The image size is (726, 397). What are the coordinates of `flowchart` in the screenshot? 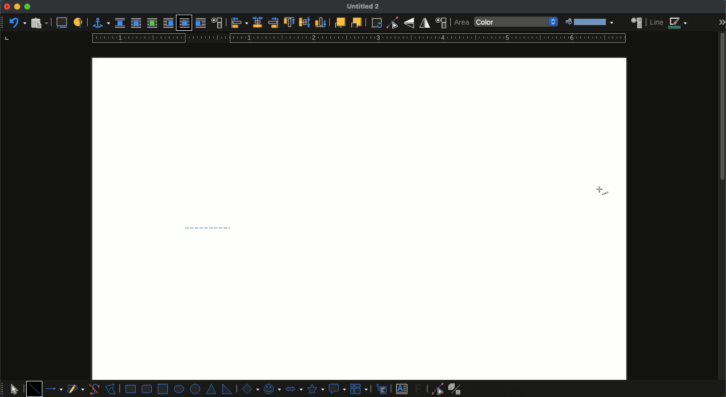 It's located at (360, 388).